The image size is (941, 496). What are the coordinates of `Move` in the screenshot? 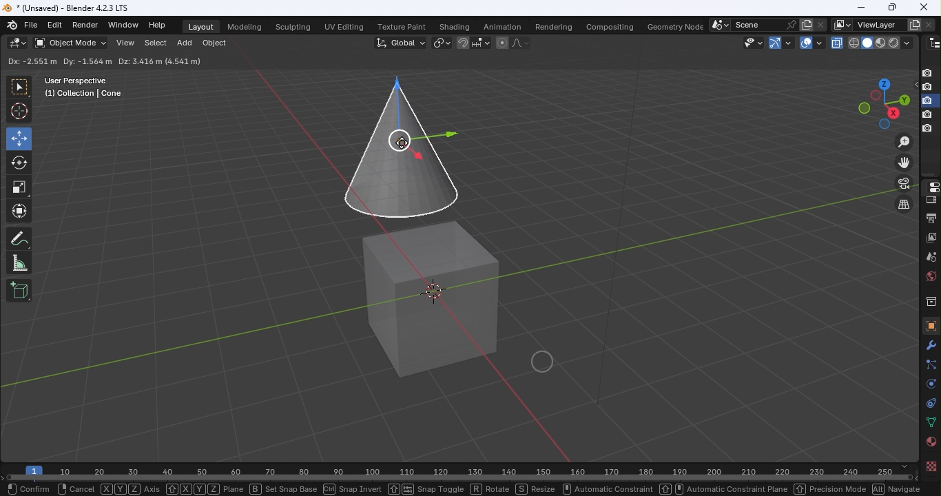 It's located at (19, 138).